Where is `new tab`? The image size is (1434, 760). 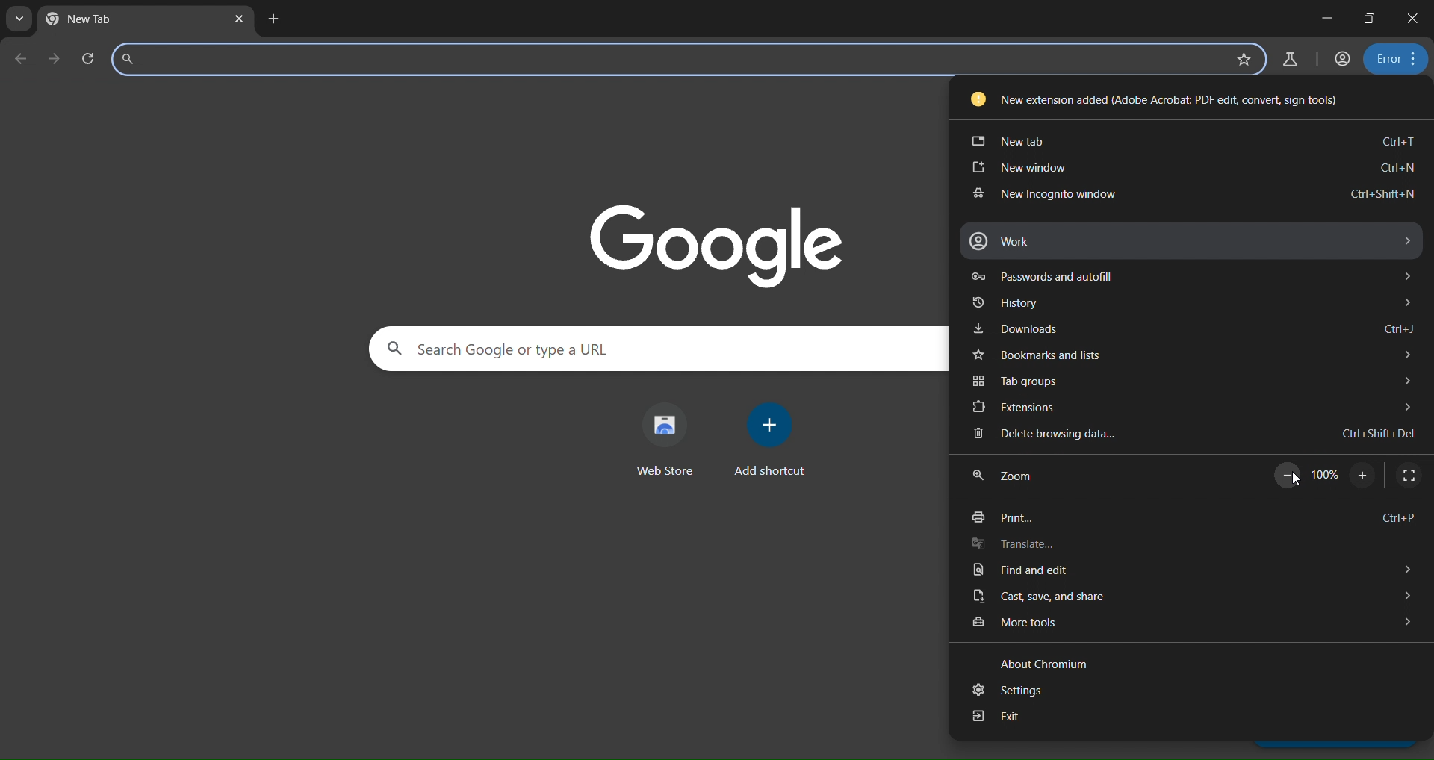 new tab is located at coordinates (1198, 138).